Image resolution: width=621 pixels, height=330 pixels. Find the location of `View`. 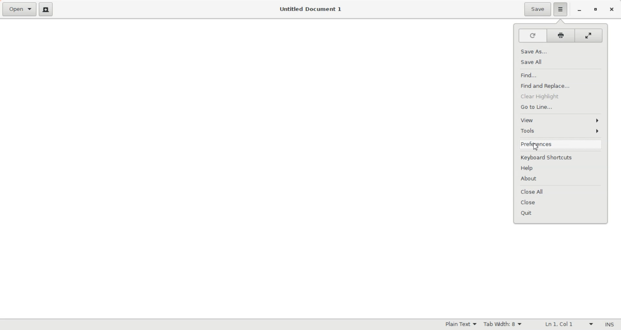

View is located at coordinates (561, 119).